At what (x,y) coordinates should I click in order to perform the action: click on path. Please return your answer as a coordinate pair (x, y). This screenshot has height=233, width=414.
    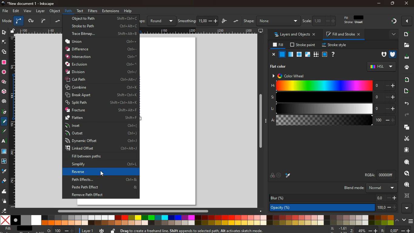
    Looking at the image, I should click on (68, 11).